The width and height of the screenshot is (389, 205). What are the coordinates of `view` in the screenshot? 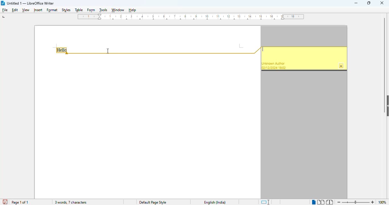 It's located at (26, 11).